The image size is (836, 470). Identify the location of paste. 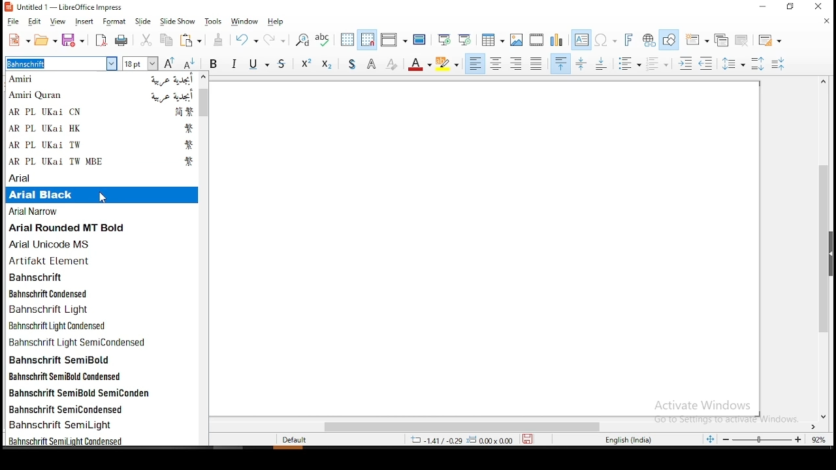
(195, 41).